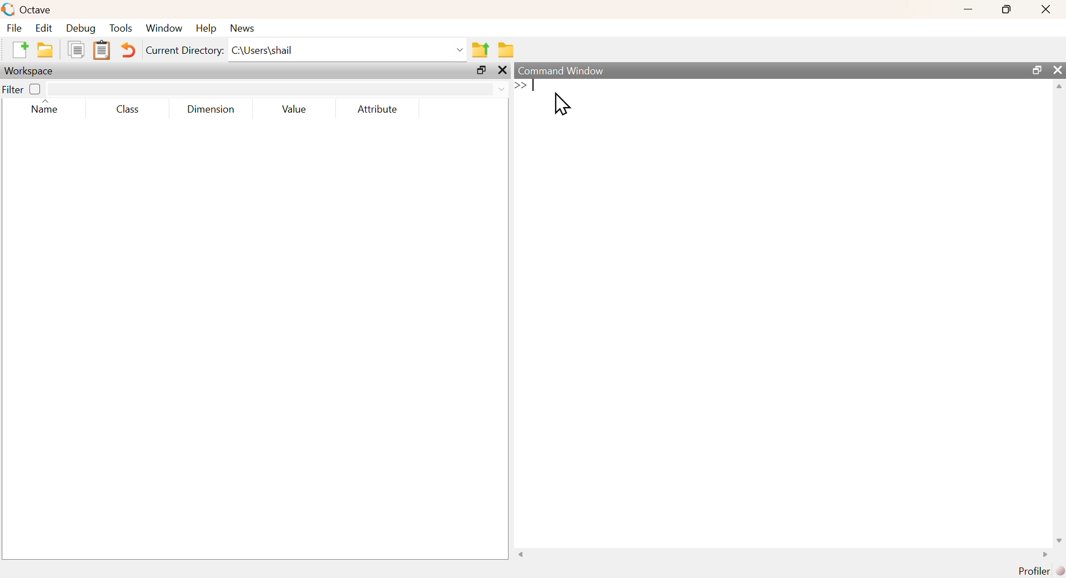 The image size is (1066, 578). What do you see at coordinates (46, 49) in the screenshot?
I see `open an existing file in editor` at bounding box center [46, 49].